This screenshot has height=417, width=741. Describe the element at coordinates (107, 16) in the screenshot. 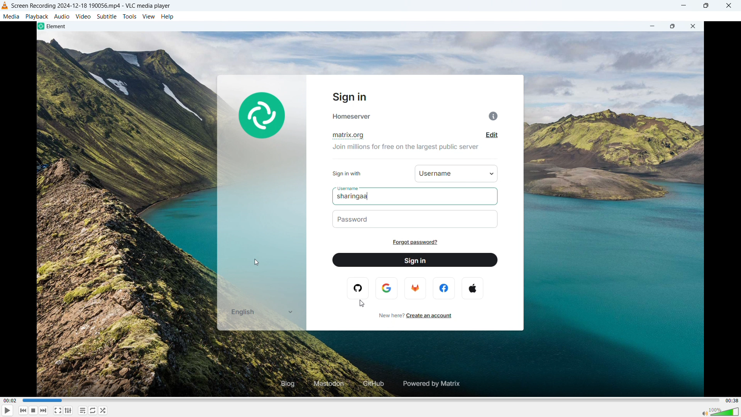

I see `subtitle` at that location.